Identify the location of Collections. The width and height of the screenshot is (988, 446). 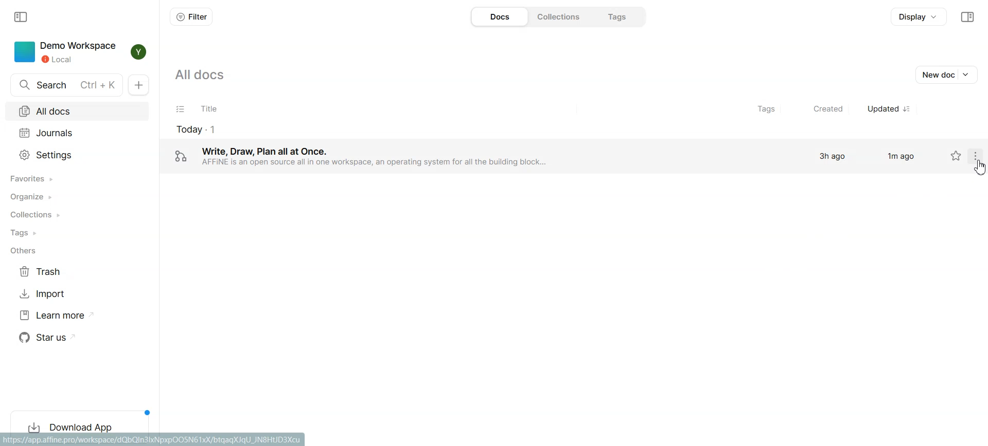
(561, 16).